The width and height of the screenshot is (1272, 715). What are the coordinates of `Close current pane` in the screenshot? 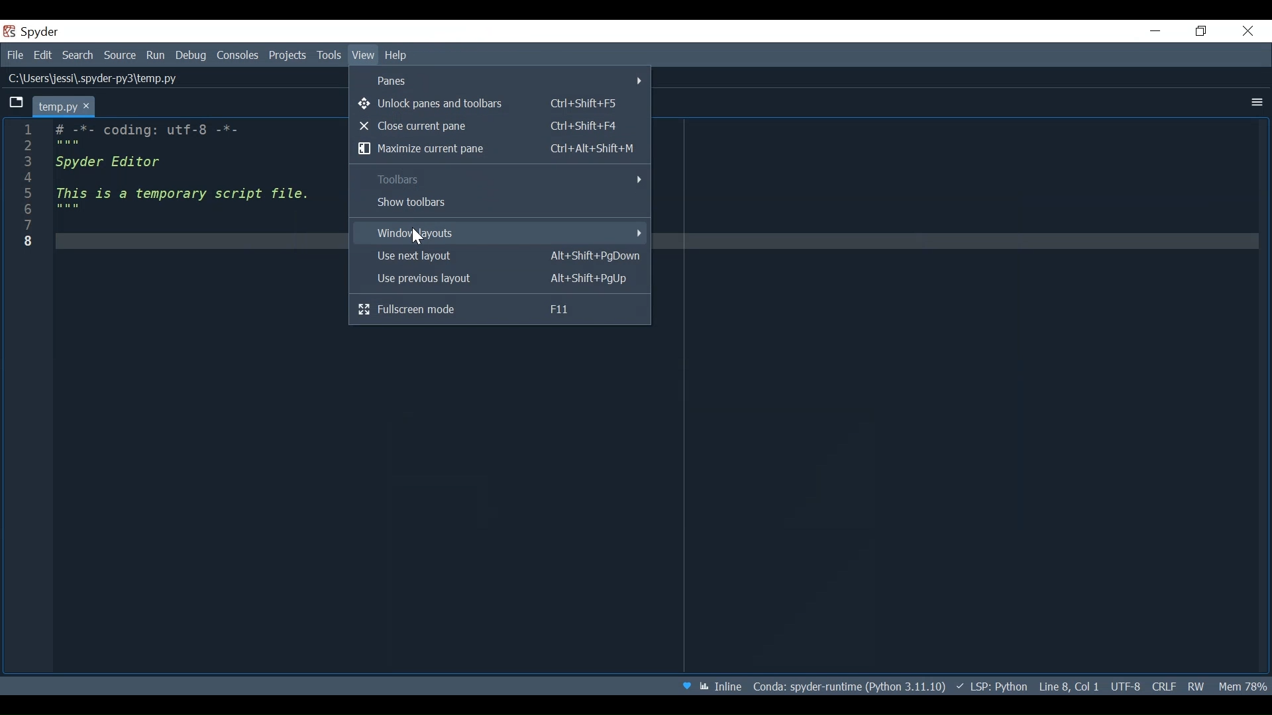 It's located at (500, 126).